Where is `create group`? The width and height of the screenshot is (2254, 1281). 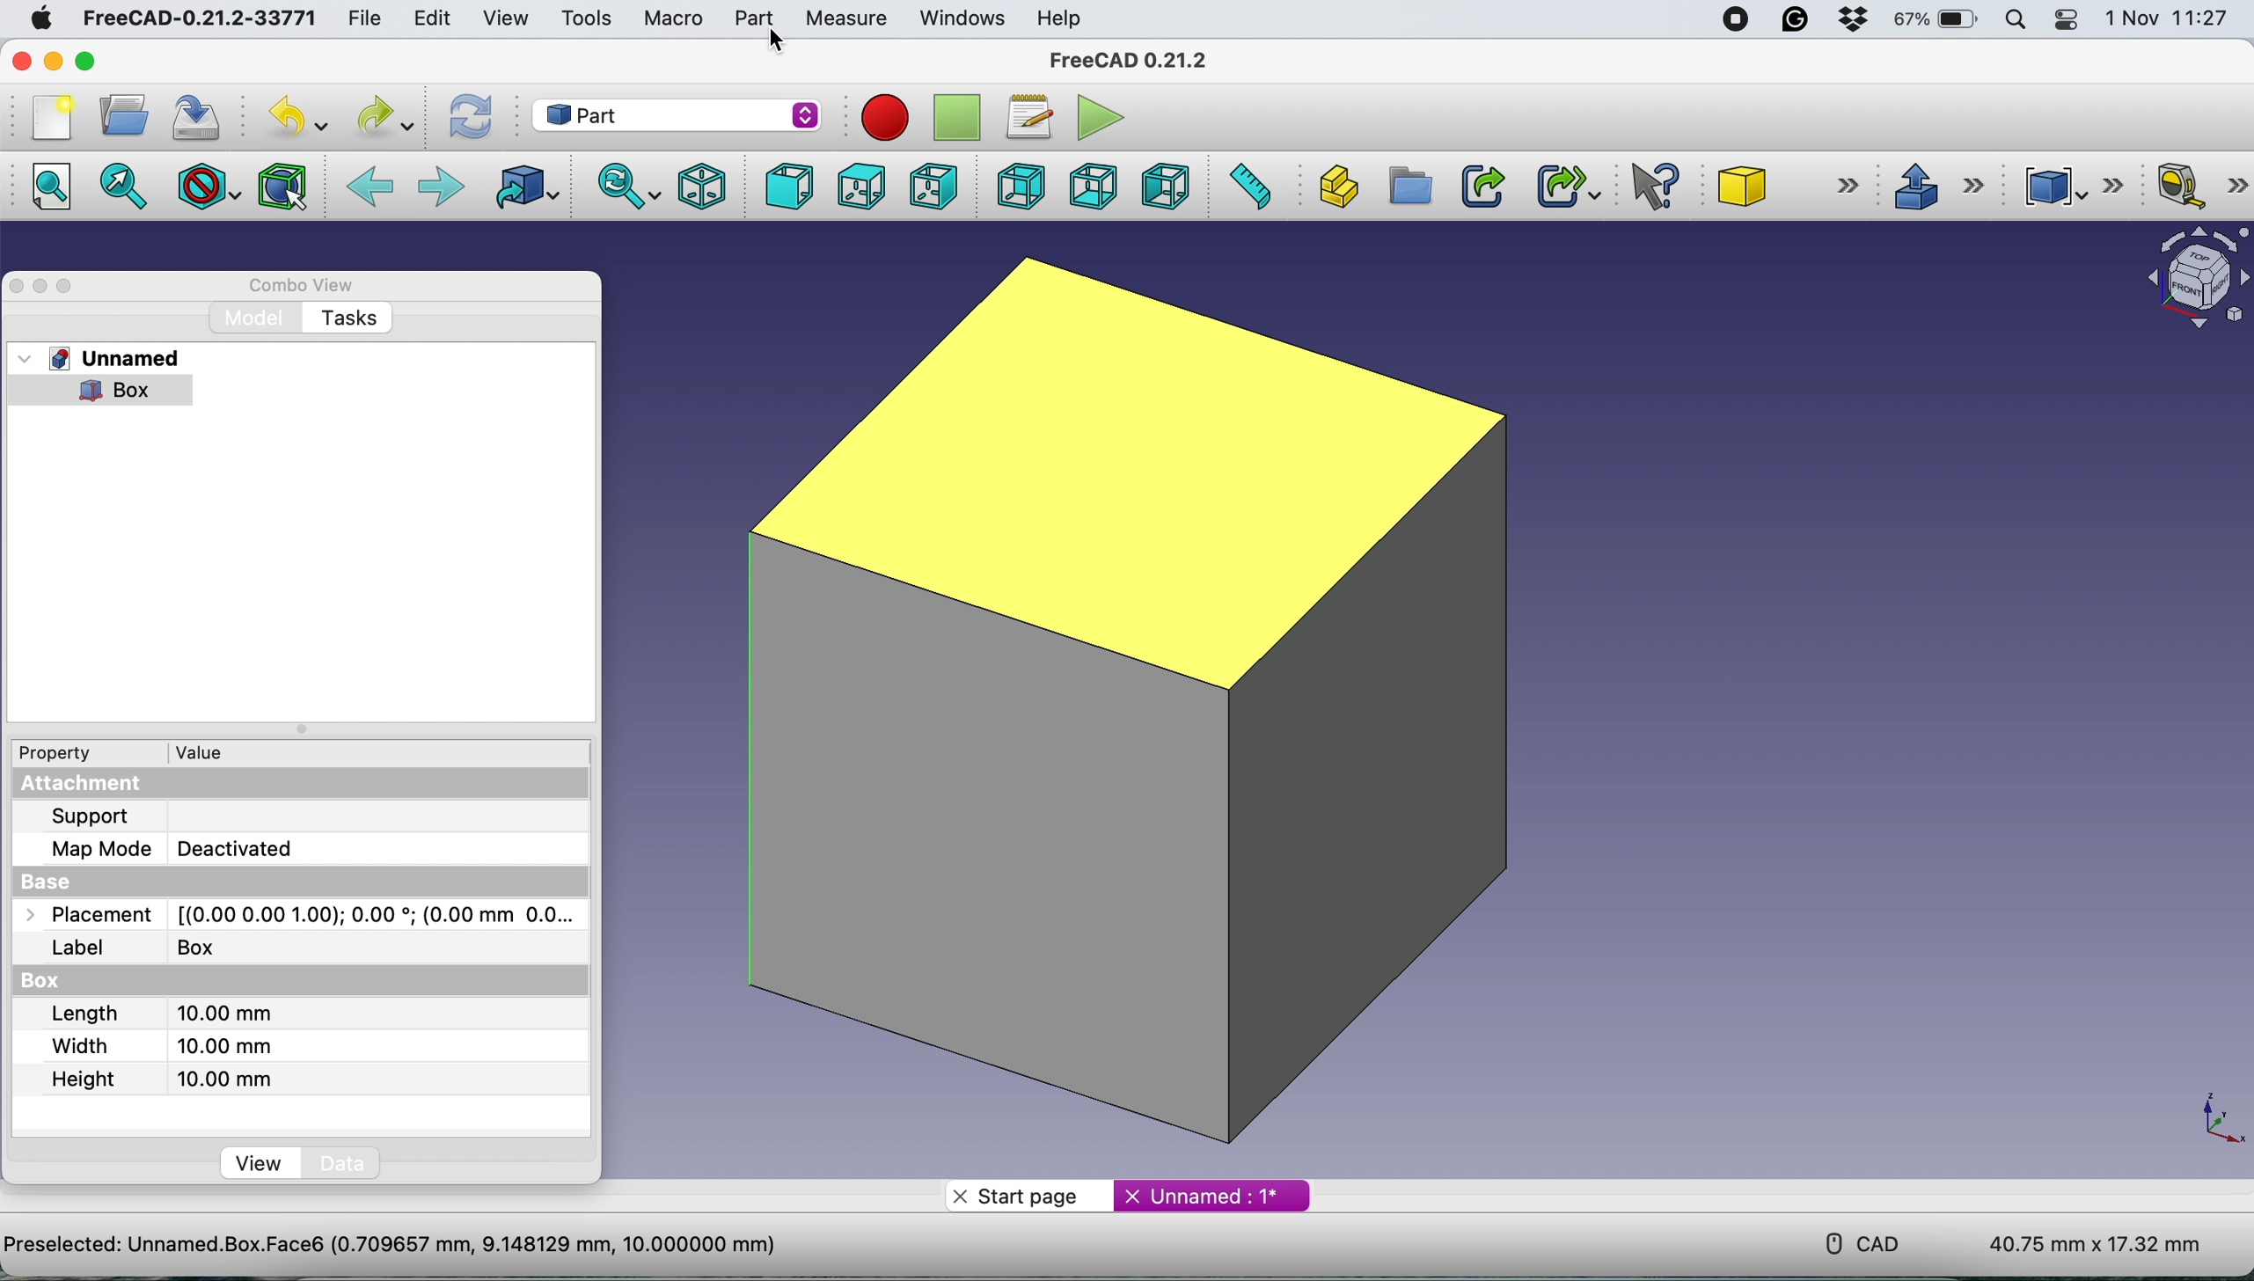 create group is located at coordinates (1410, 187).